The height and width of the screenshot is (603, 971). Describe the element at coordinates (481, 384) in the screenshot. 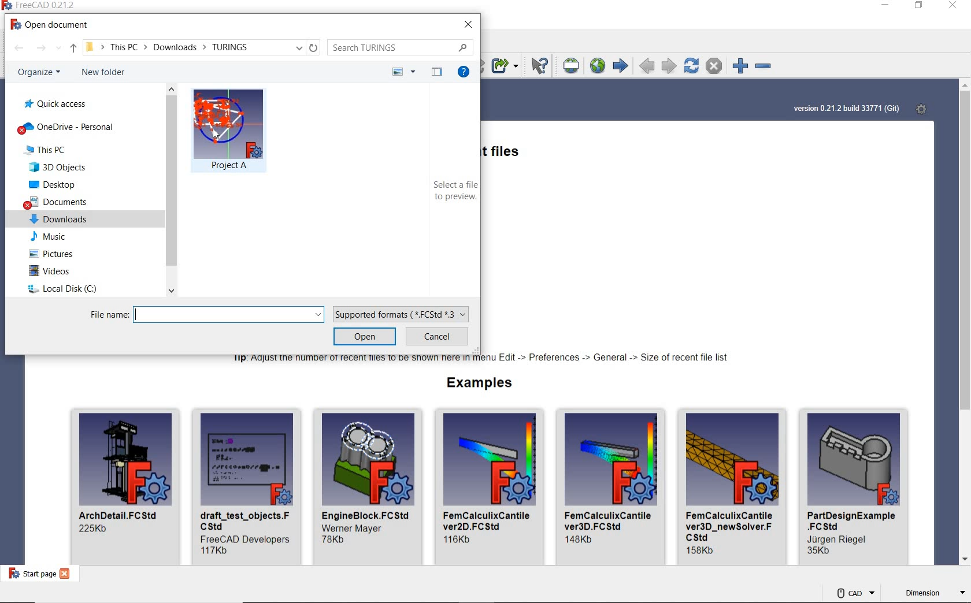

I see `EXAMPLES` at that location.